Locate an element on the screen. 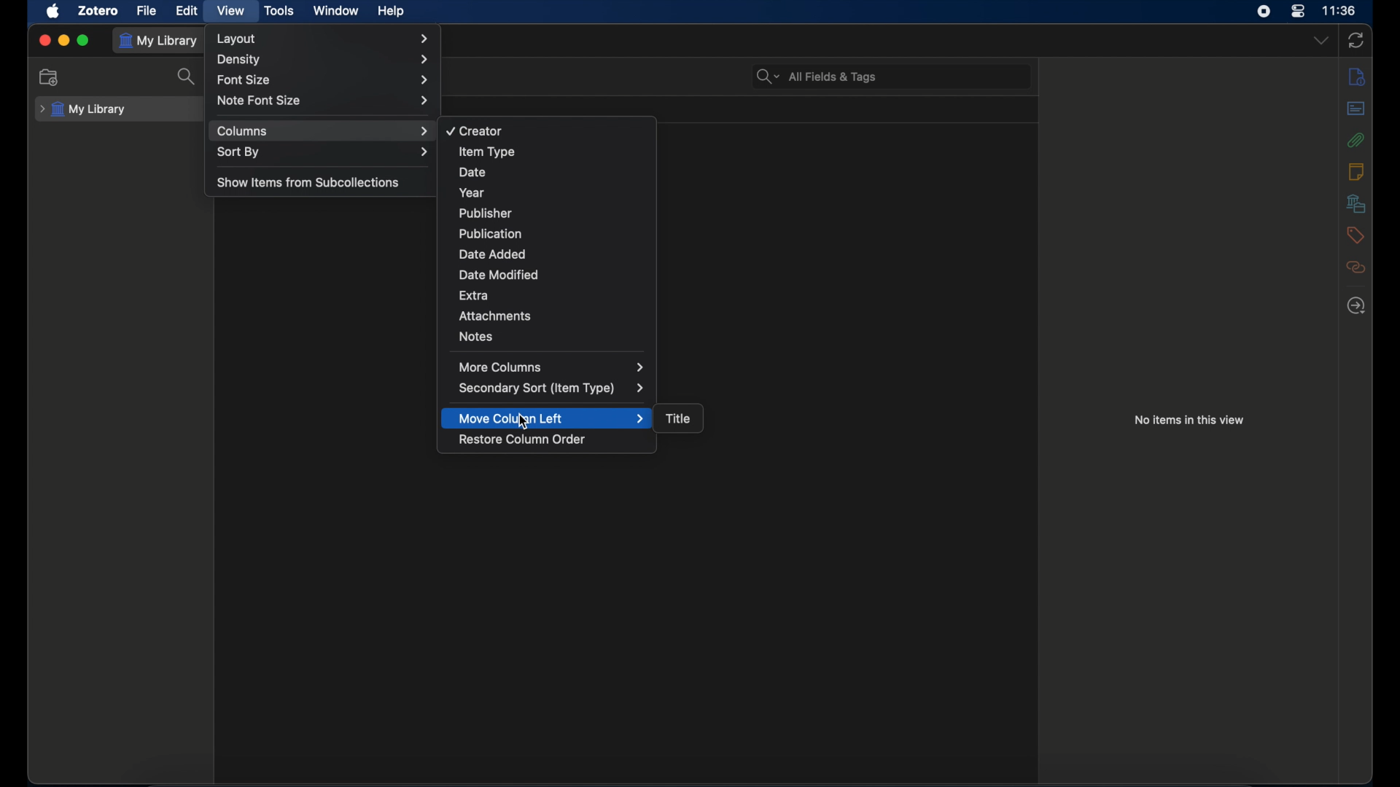  notes is located at coordinates (1357, 172).